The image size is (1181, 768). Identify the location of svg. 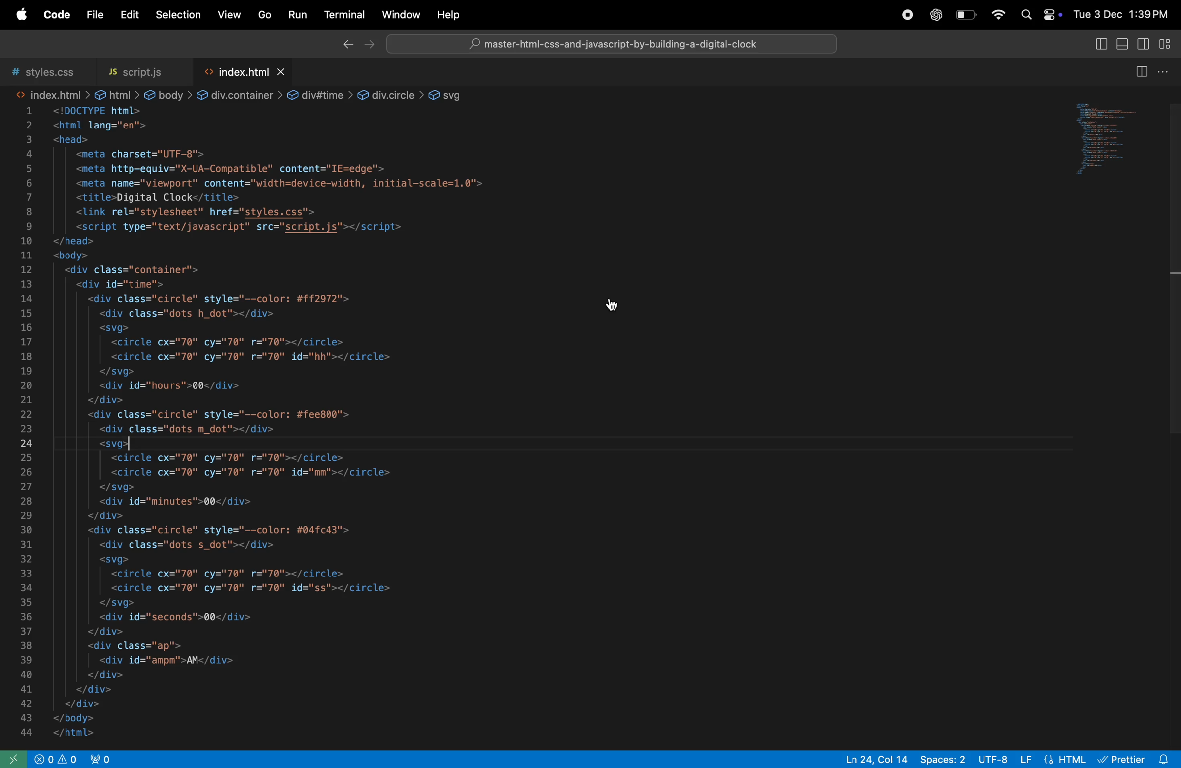
(451, 94).